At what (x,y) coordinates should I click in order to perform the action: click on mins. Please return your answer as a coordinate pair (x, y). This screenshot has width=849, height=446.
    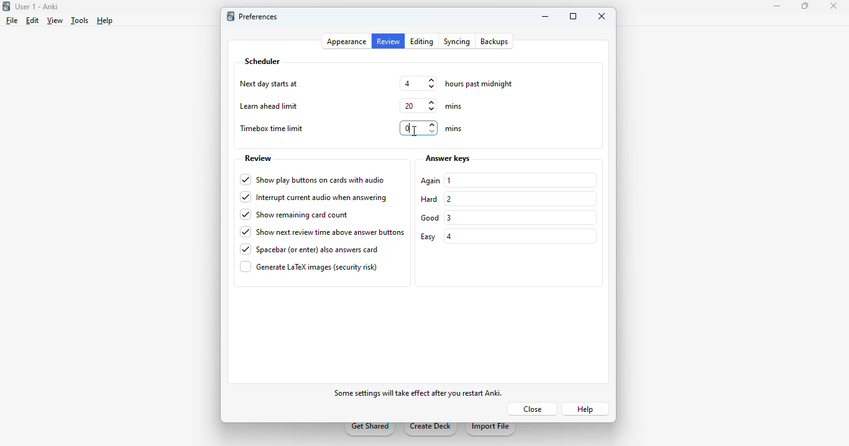
    Looking at the image, I should click on (454, 106).